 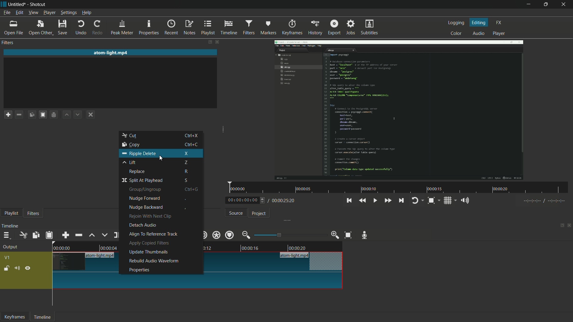 What do you see at coordinates (298, 247) in the screenshot?
I see `0:00:00:20` at bounding box center [298, 247].